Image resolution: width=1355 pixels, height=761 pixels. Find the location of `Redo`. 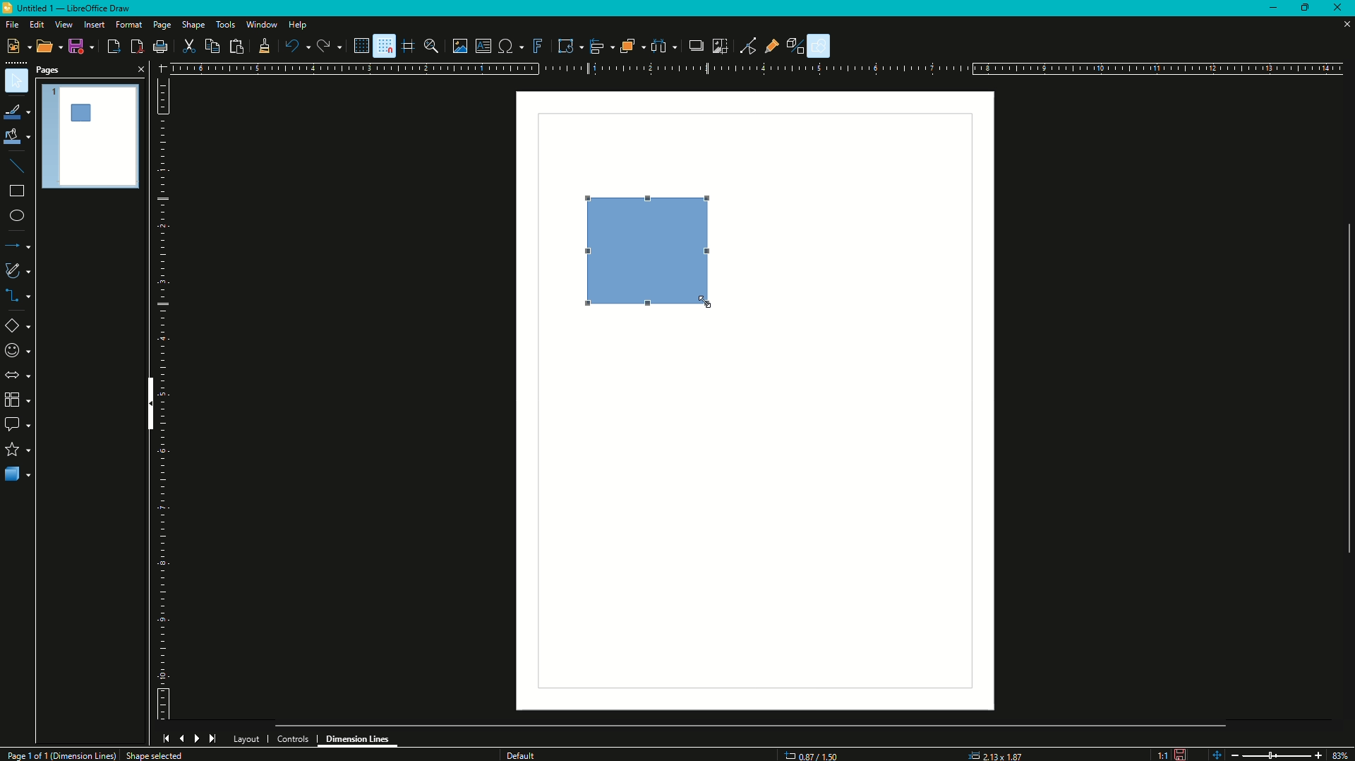

Redo is located at coordinates (328, 47).